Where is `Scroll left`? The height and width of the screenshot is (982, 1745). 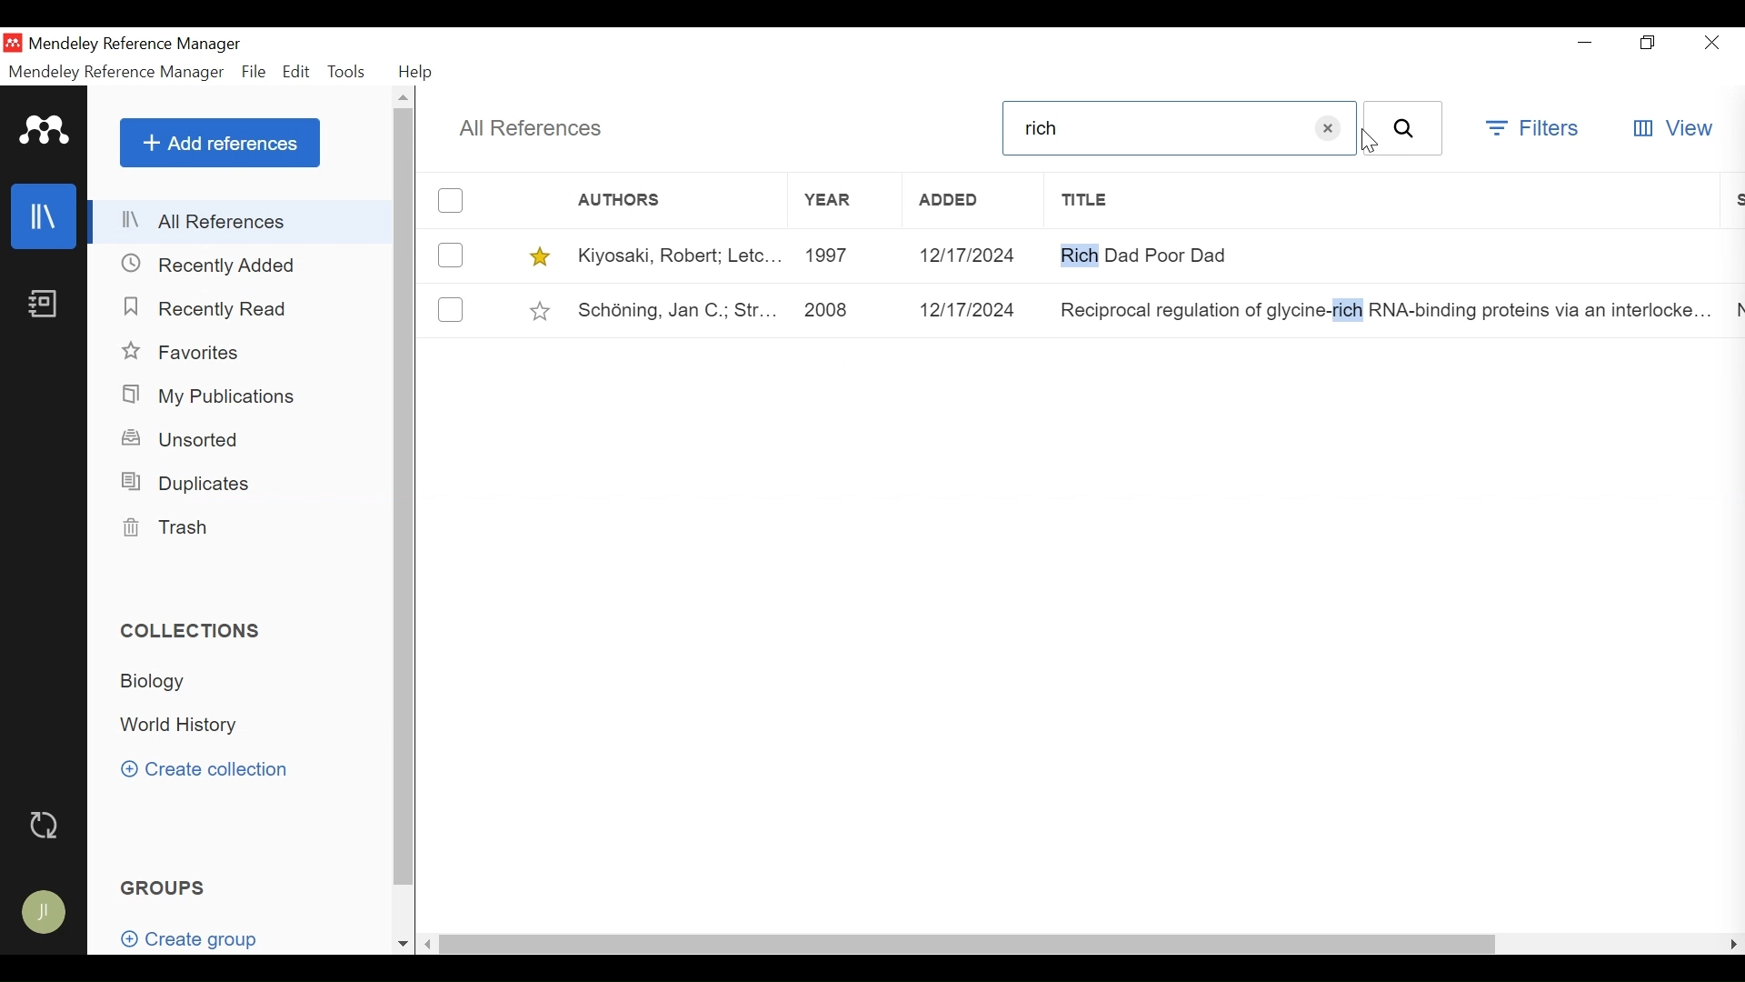
Scroll left is located at coordinates (429, 945).